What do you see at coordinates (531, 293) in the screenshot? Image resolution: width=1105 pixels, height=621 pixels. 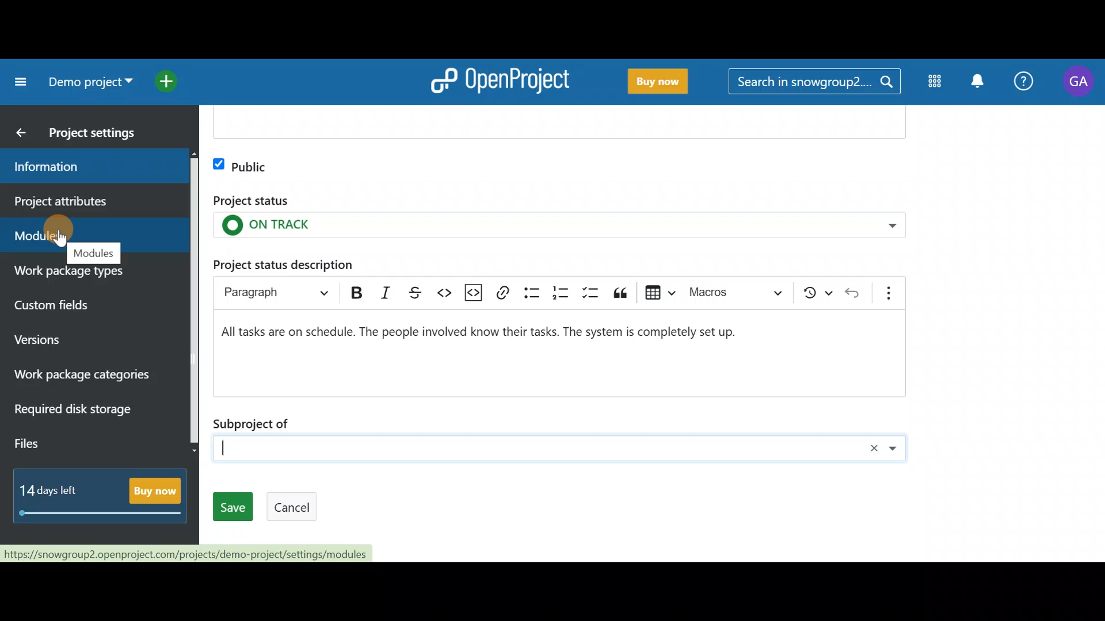 I see `Bulleted list` at bounding box center [531, 293].